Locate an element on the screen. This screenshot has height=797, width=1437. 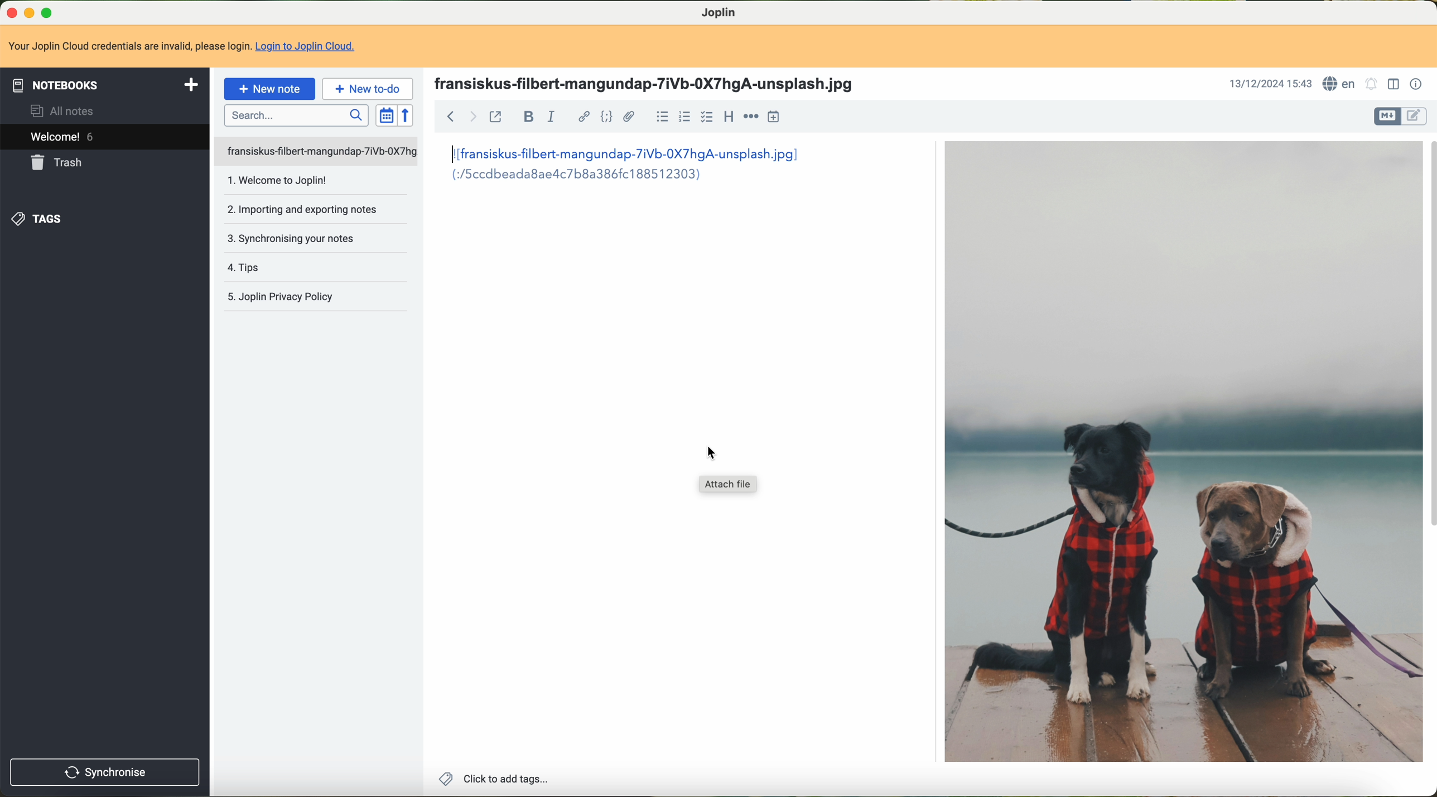
scroll bar is located at coordinates (1428, 332).